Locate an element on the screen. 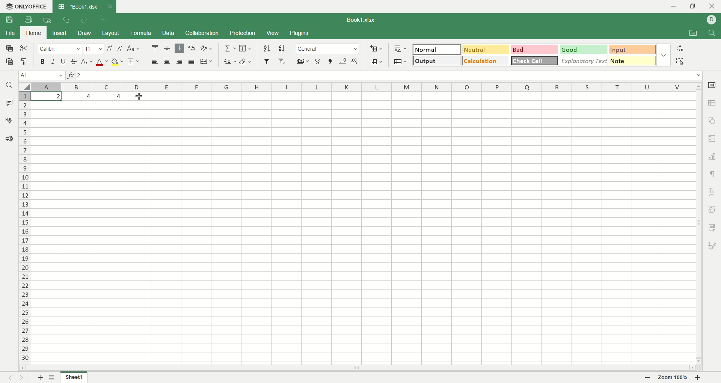 This screenshot has height=383, width=721. output is located at coordinates (437, 61).